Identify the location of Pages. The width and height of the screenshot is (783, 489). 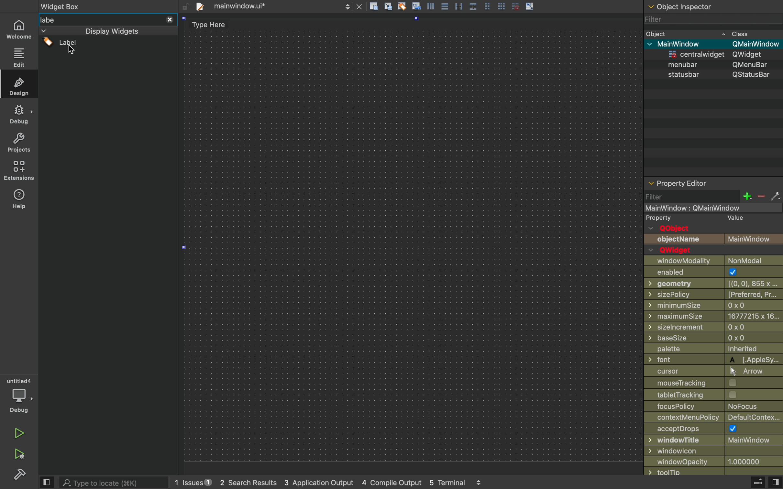
(446, 7).